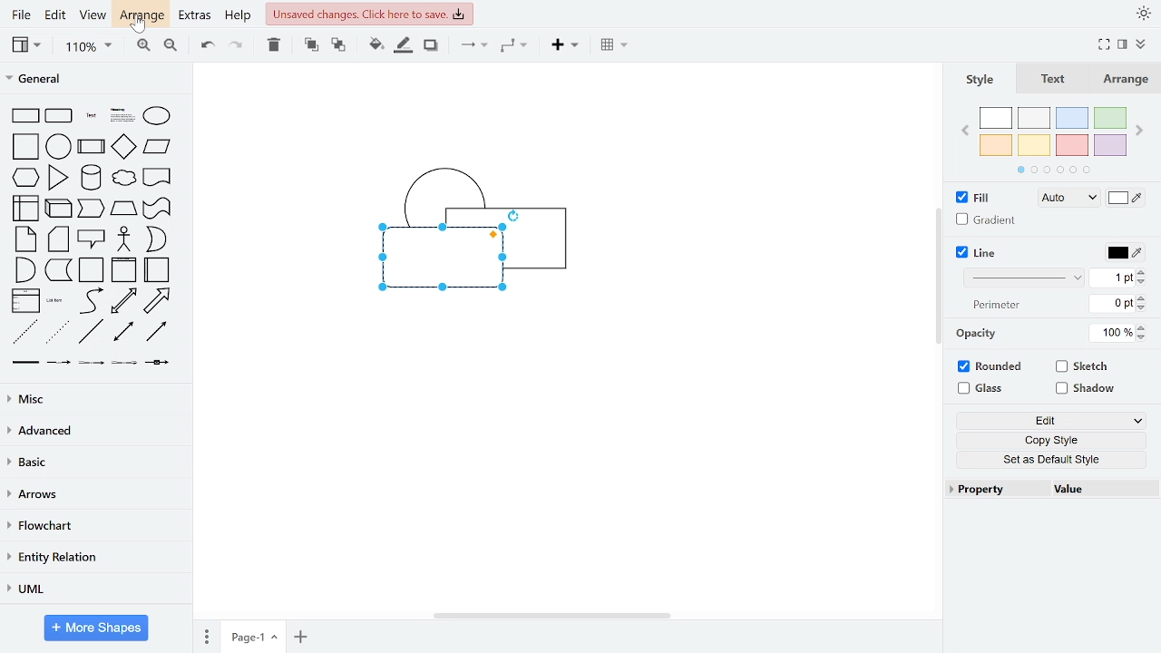 Image resolution: width=1161 pixels, height=653 pixels. Describe the element at coordinates (156, 302) in the screenshot. I see `arrow` at that location.